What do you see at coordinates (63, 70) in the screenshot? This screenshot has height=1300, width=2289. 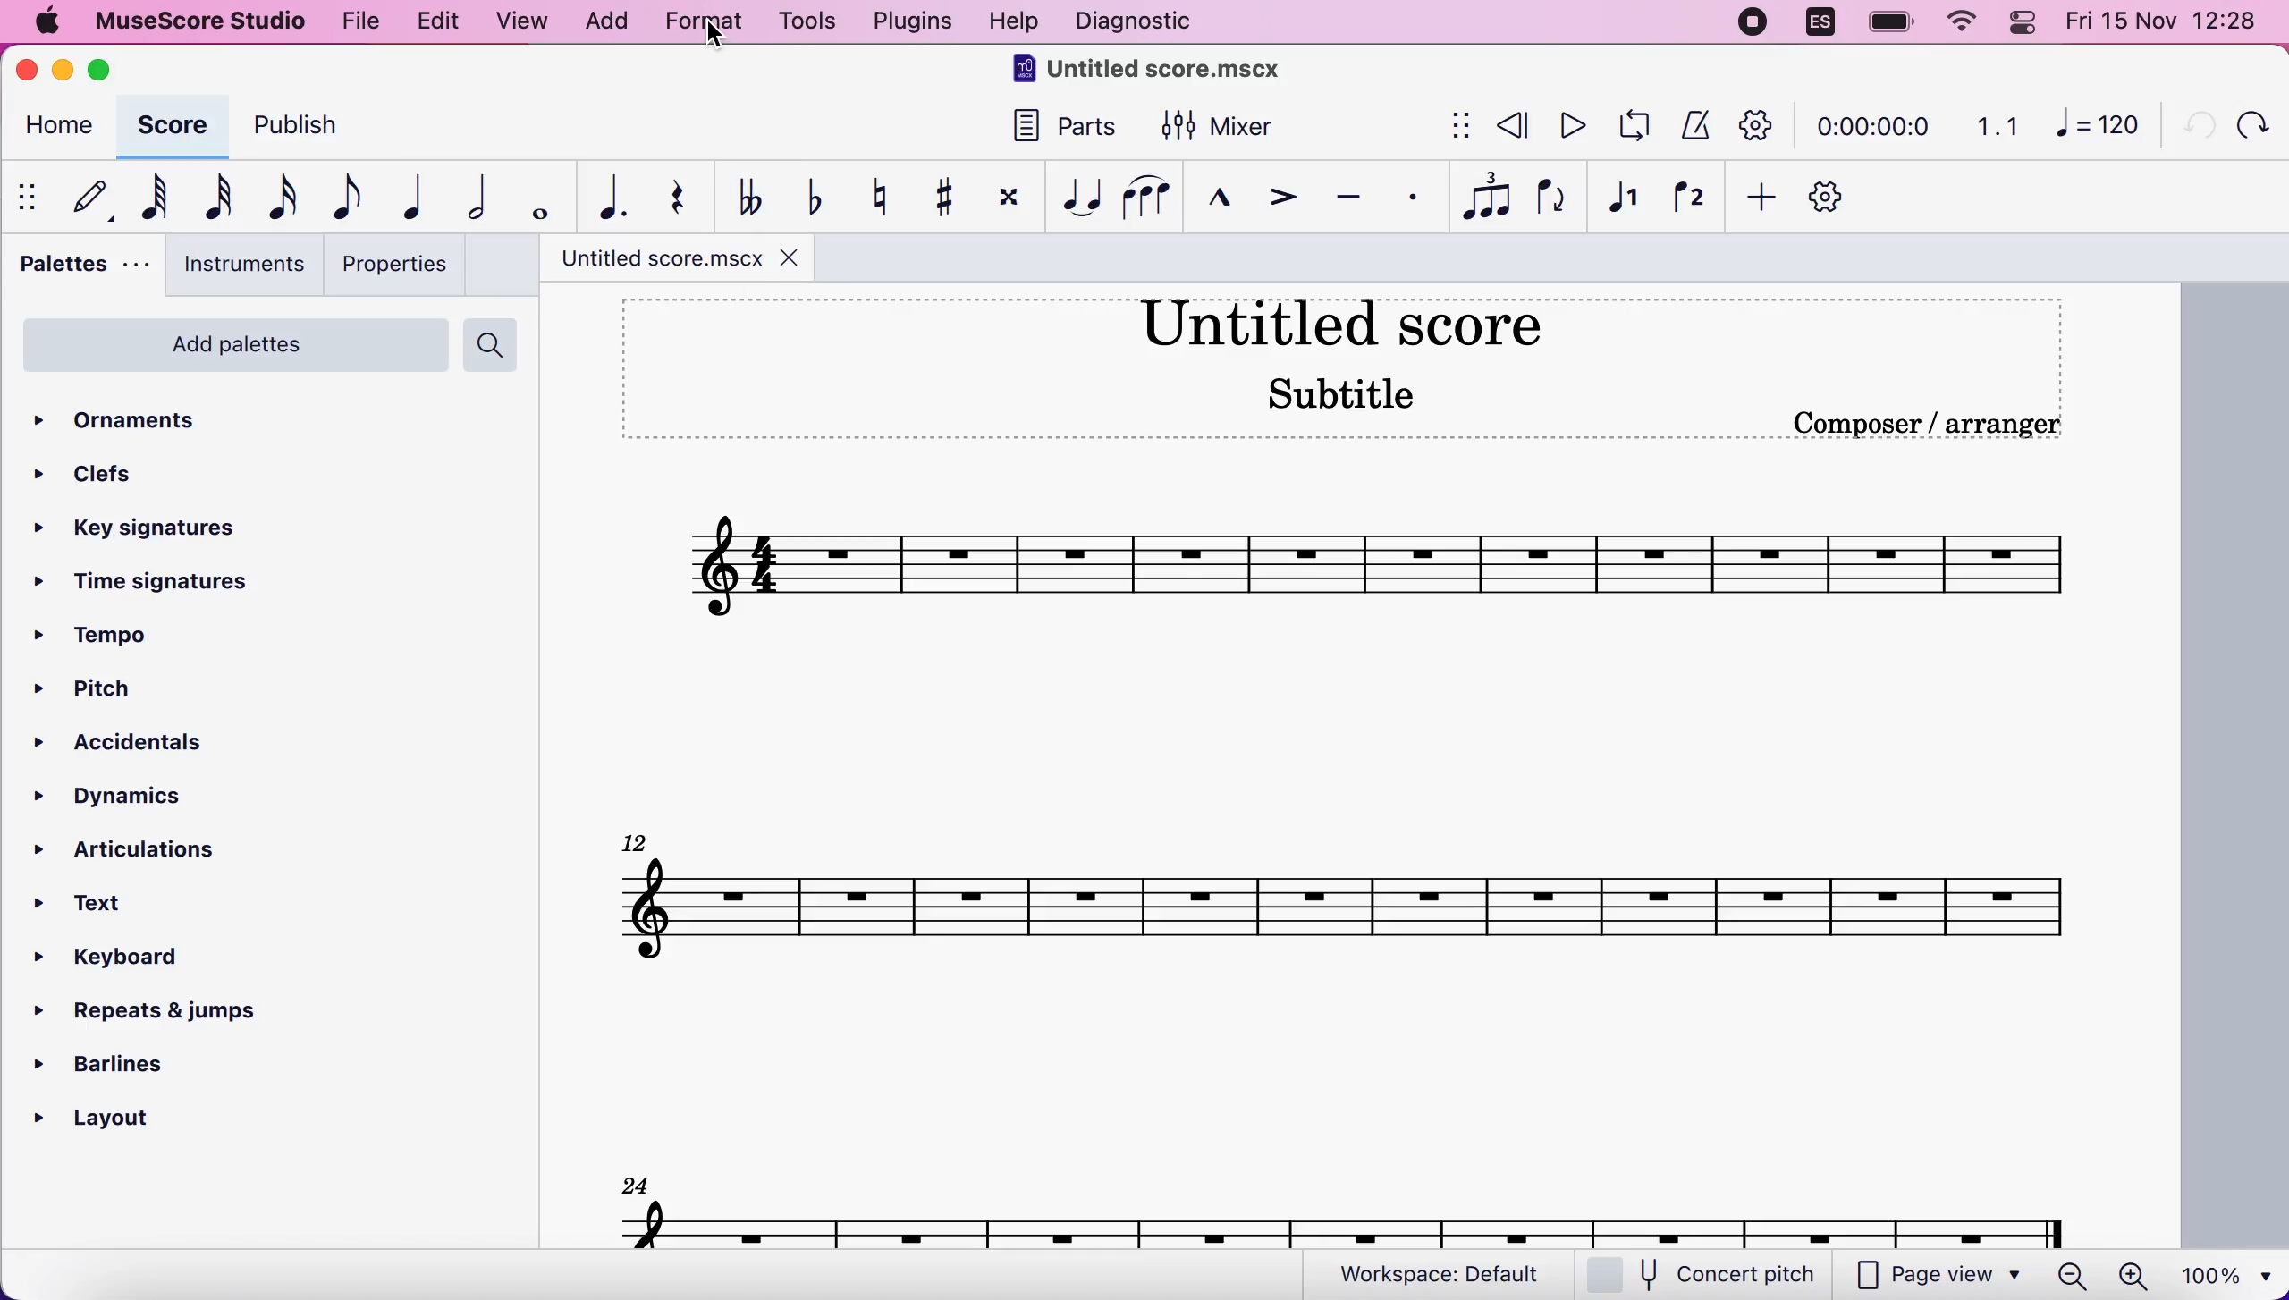 I see `minimize` at bounding box center [63, 70].